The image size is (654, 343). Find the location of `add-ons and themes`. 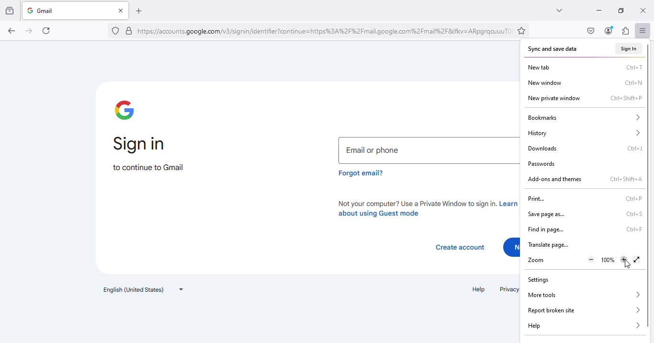

add-ons and themes is located at coordinates (555, 180).